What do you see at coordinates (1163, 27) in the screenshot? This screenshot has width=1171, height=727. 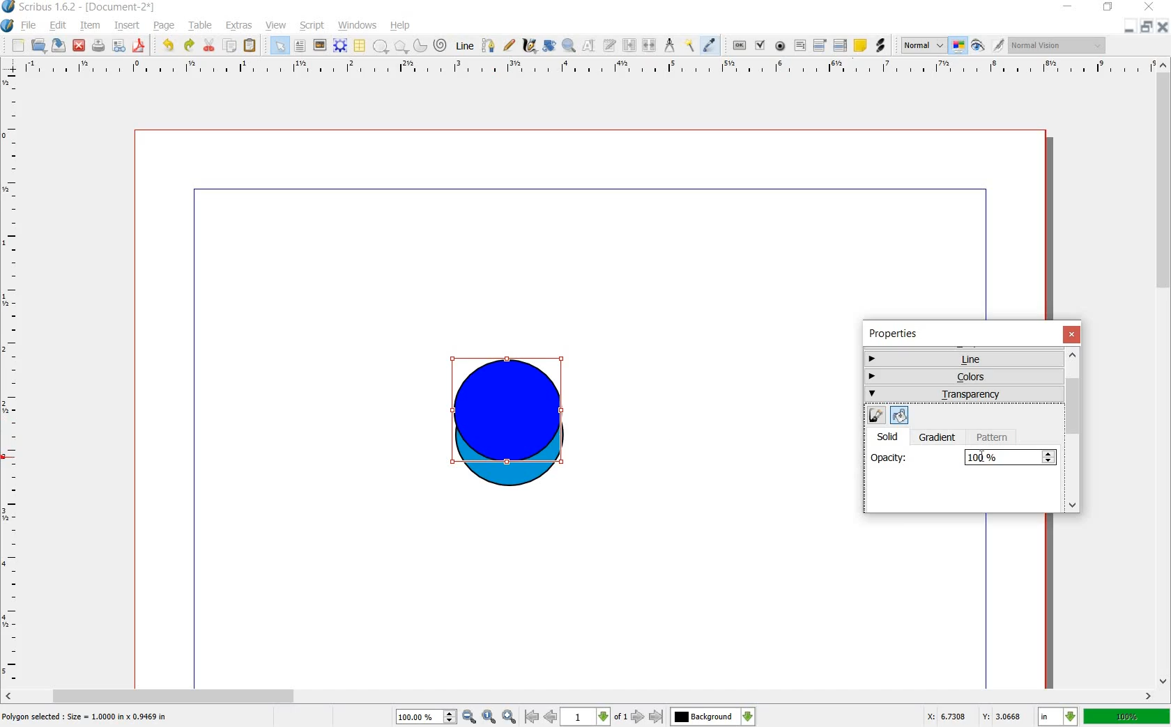 I see `close` at bounding box center [1163, 27].